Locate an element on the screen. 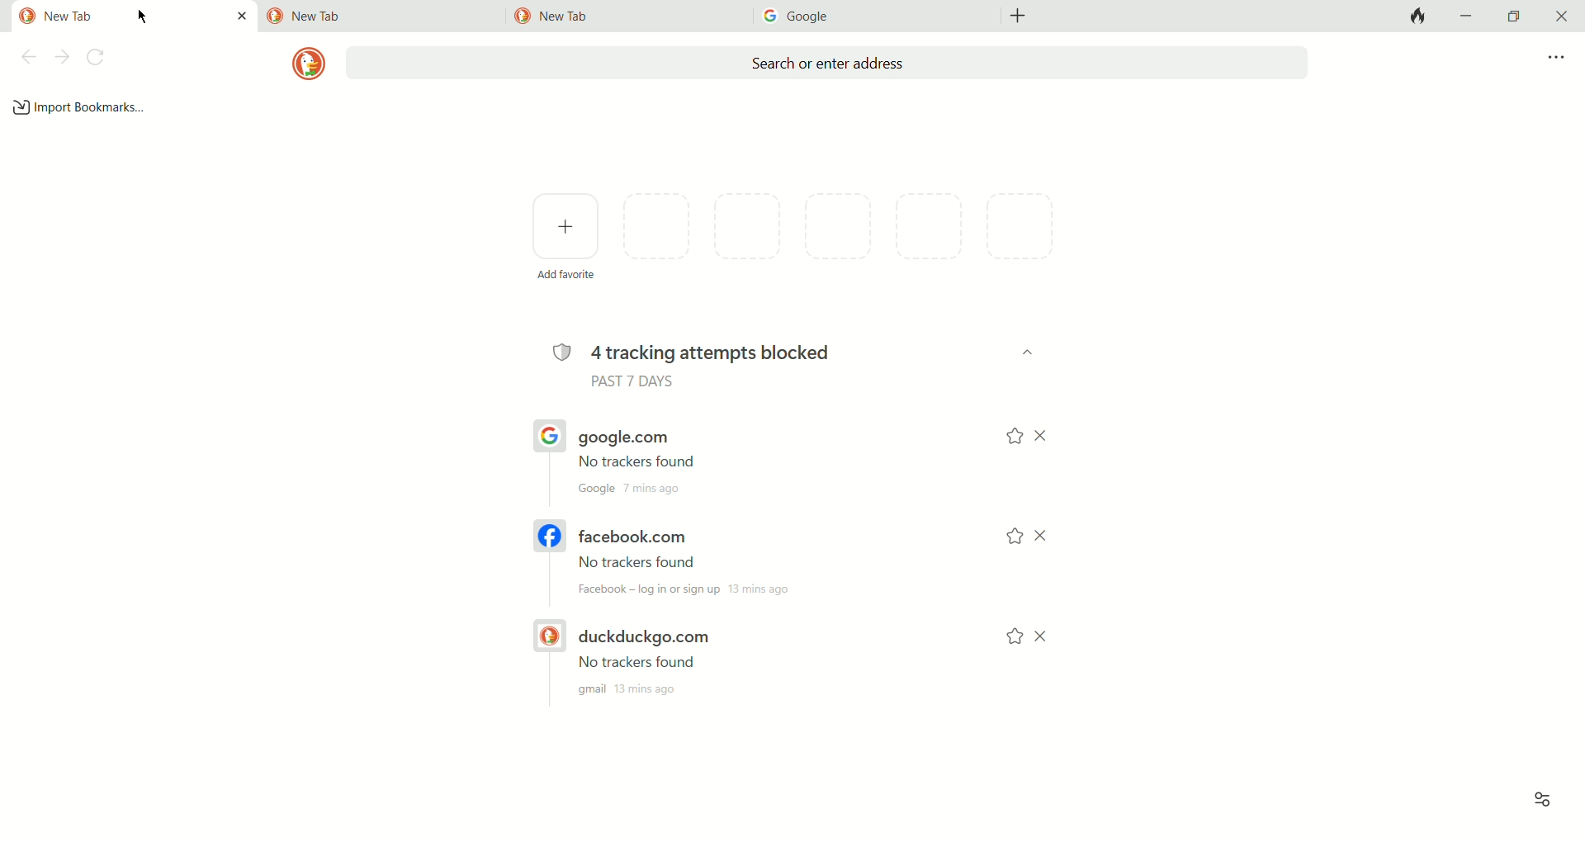 The height and width of the screenshot is (842, 1585). close is located at coordinates (1046, 537).